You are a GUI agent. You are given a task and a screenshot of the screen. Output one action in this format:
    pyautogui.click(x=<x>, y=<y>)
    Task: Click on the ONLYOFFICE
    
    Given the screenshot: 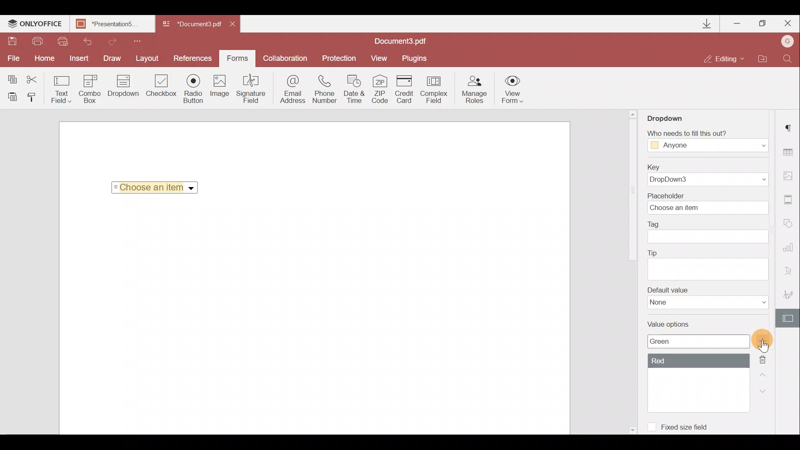 What is the action you would take?
    pyautogui.click(x=35, y=25)
    